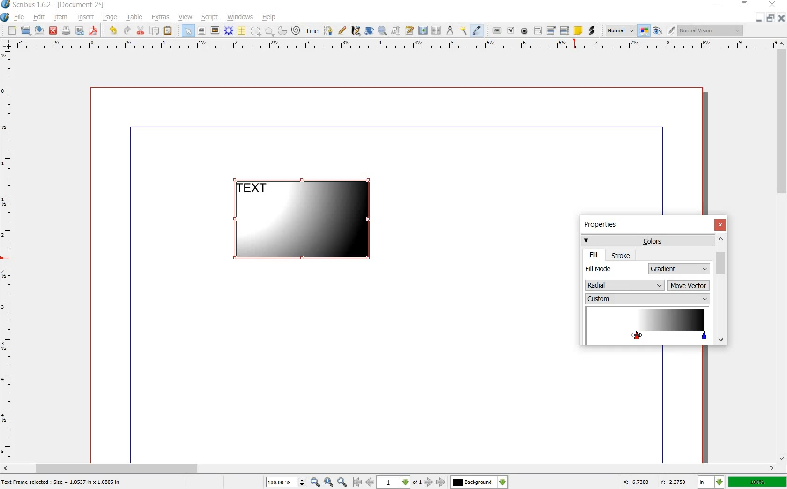 The height and width of the screenshot is (489, 787). What do you see at coordinates (718, 5) in the screenshot?
I see `minimize` at bounding box center [718, 5].